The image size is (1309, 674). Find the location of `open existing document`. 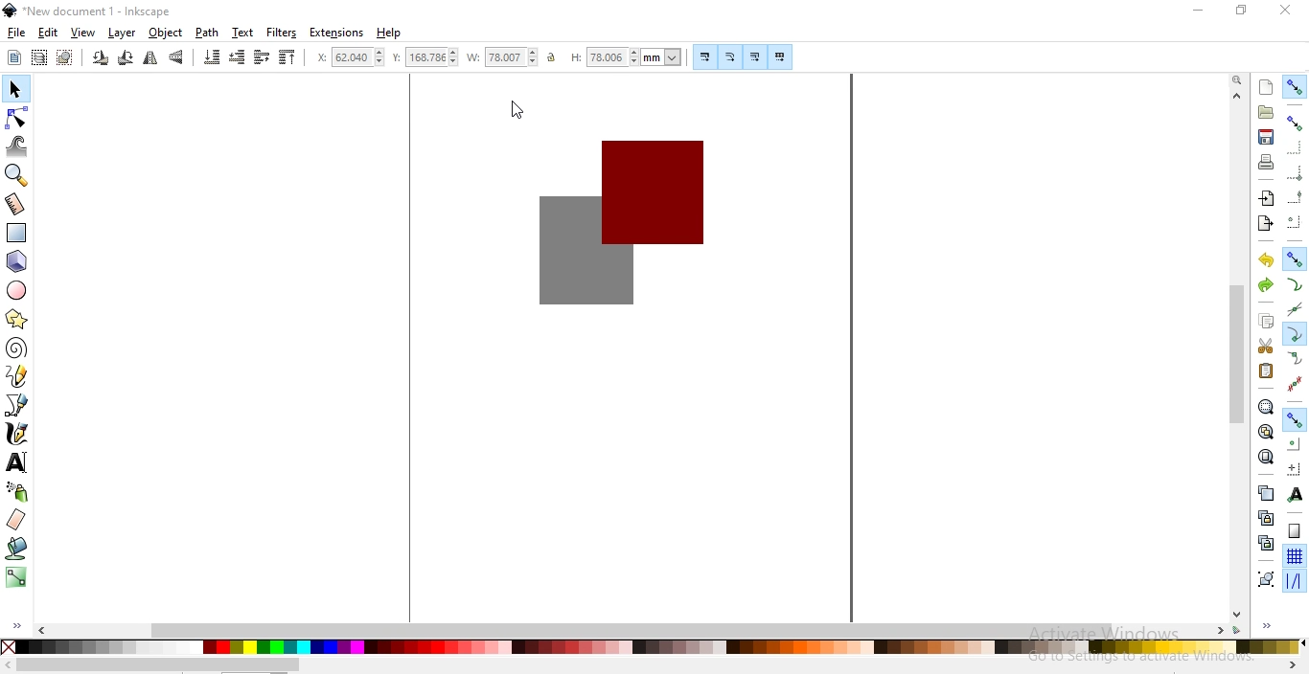

open existing document is located at coordinates (1266, 112).